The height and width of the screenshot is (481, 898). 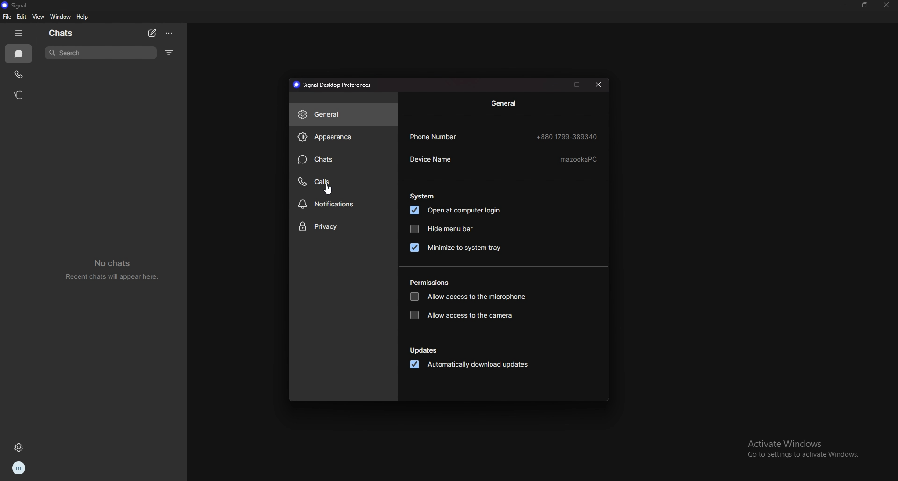 I want to click on priavcy, so click(x=344, y=227).